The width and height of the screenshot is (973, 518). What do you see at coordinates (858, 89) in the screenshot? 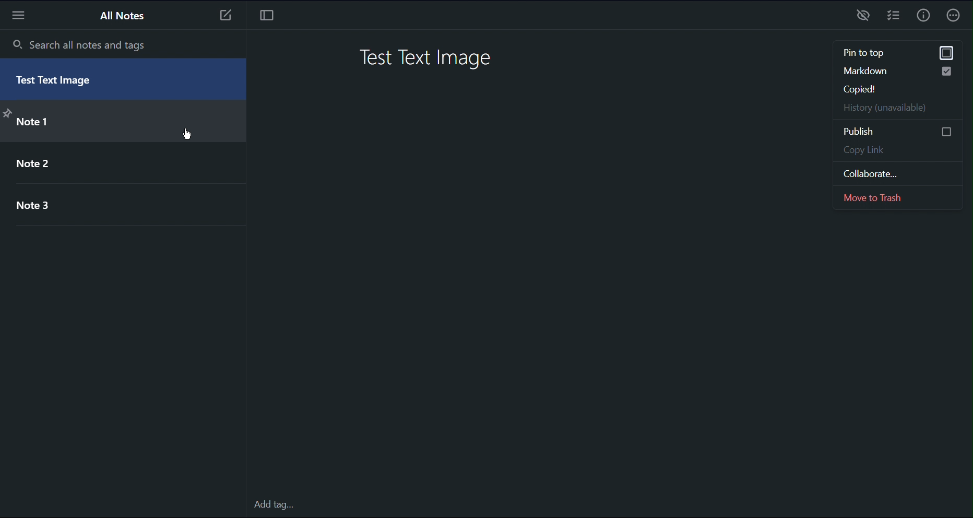
I see `Copied!` at bounding box center [858, 89].